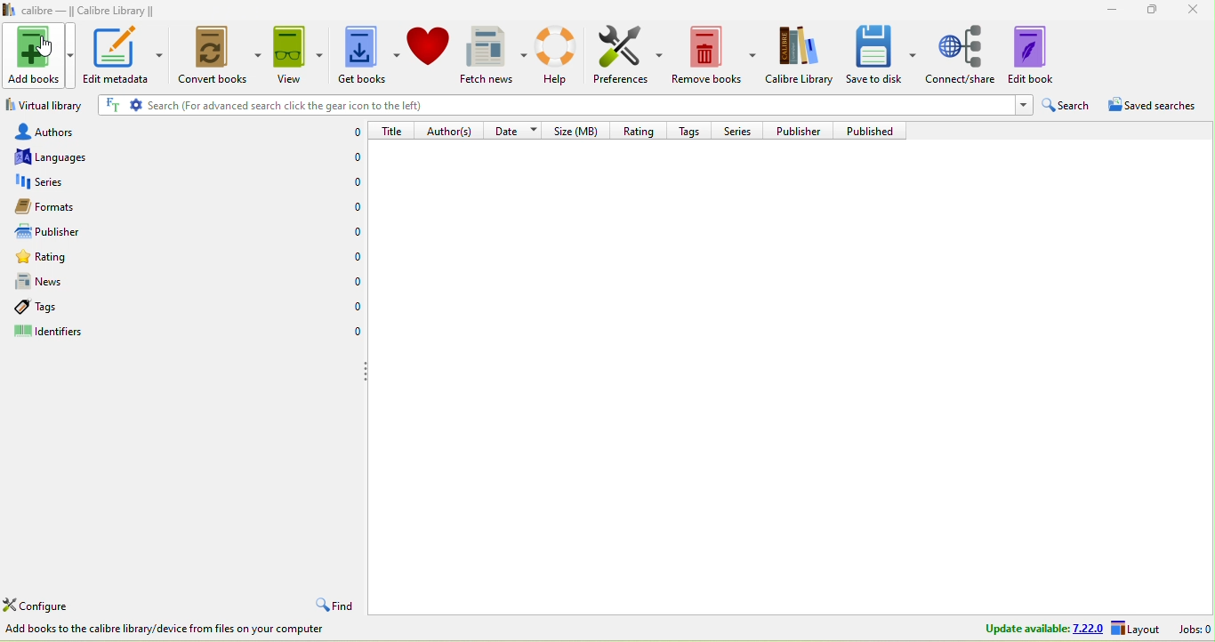  Describe the element at coordinates (88, 159) in the screenshot. I see `languages` at that location.